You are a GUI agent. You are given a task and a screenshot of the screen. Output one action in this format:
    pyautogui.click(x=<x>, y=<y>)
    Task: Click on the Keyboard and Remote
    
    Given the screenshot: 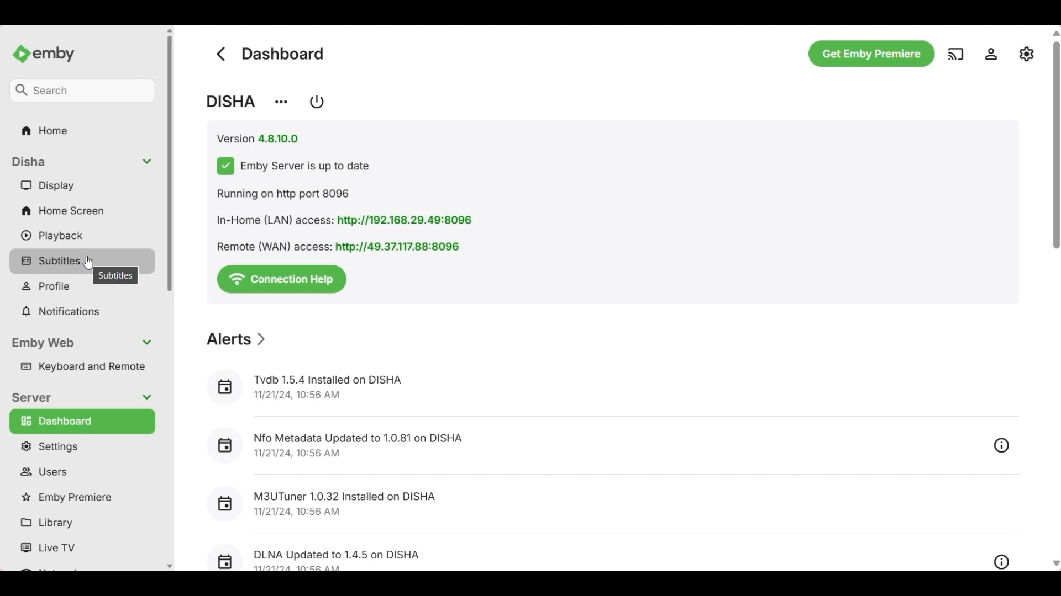 What is the action you would take?
    pyautogui.click(x=85, y=367)
    